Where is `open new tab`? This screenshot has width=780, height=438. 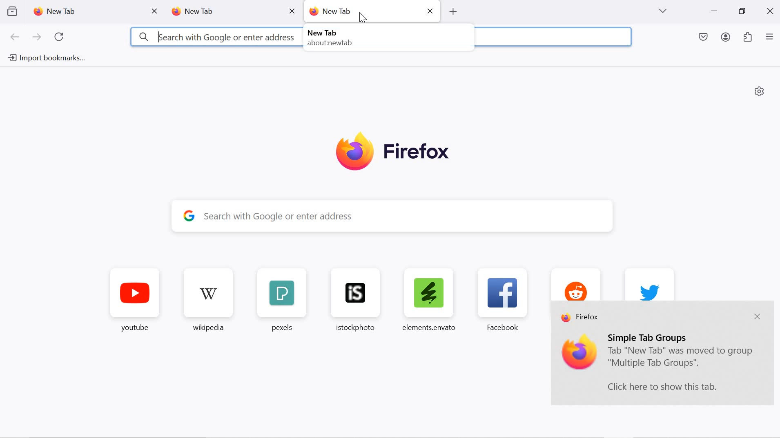
open new tab is located at coordinates (452, 11).